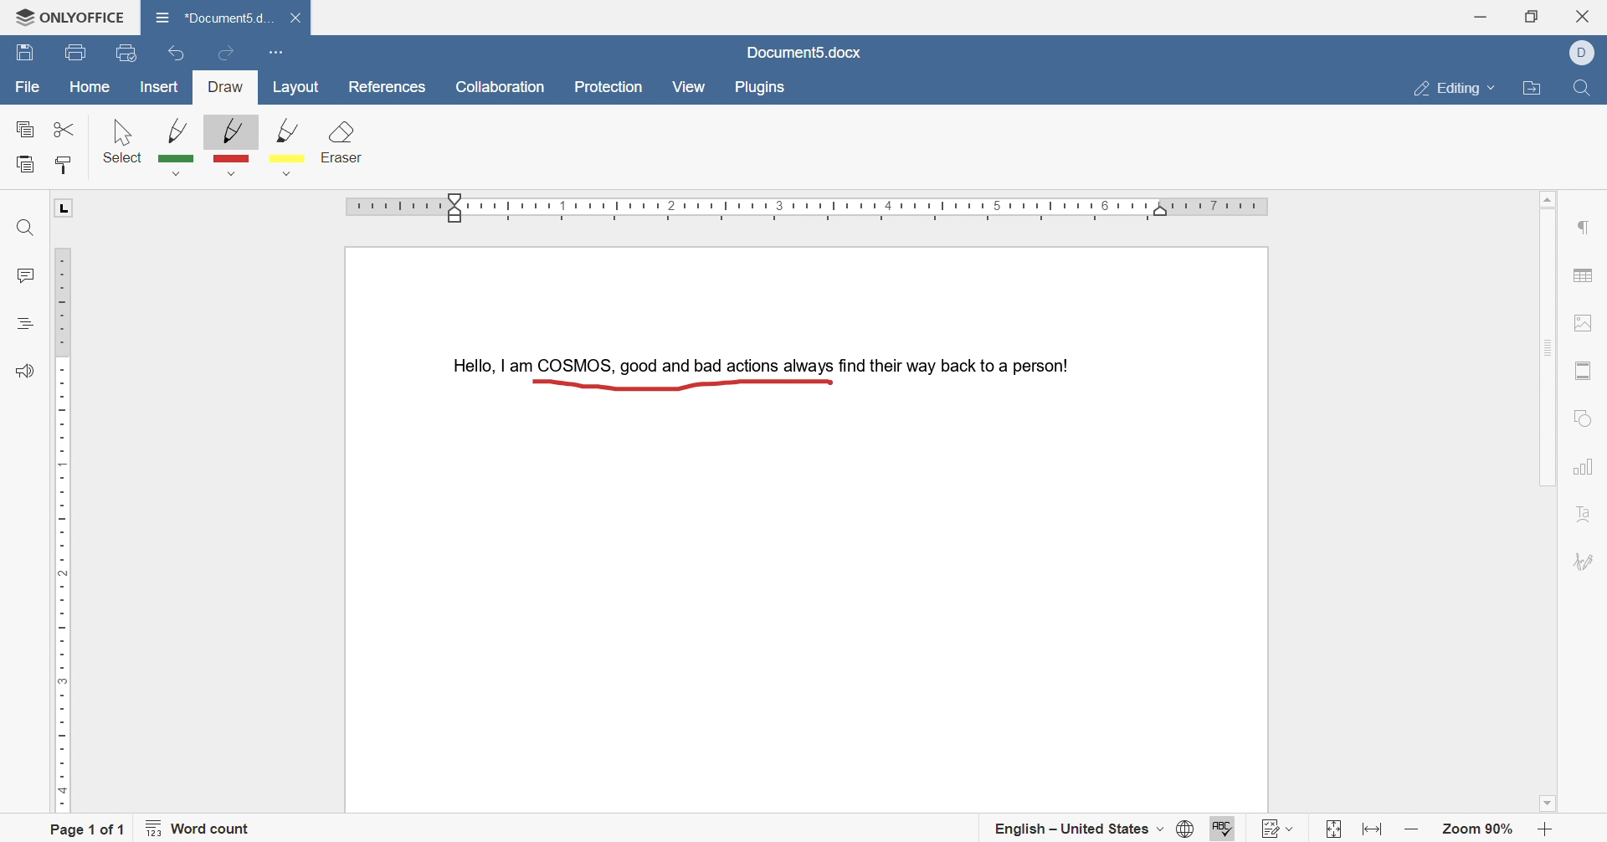 The height and width of the screenshot is (842, 1607). Describe the element at coordinates (300, 18) in the screenshot. I see `close` at that location.